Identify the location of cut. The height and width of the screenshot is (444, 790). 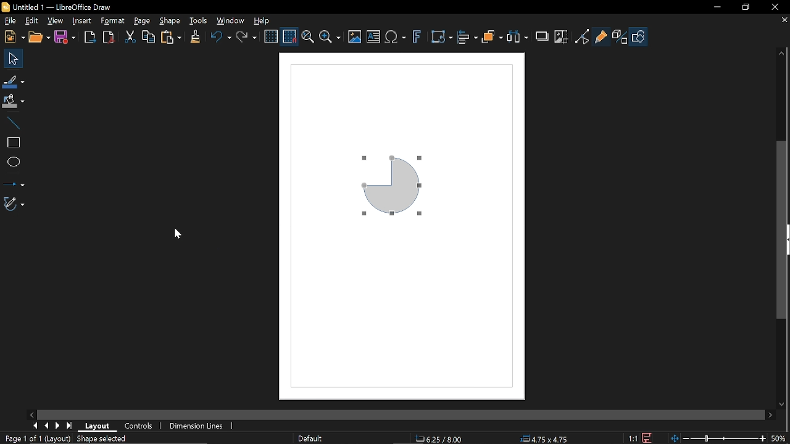
(128, 37).